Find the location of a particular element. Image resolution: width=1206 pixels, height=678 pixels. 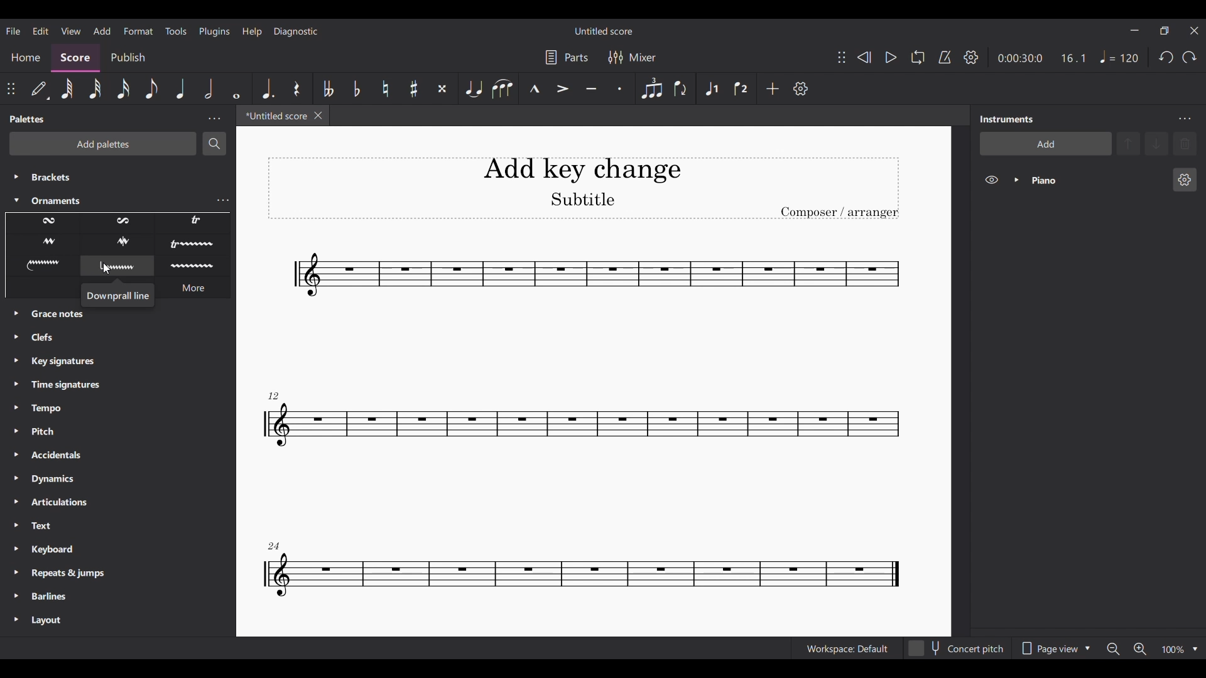

Add menu is located at coordinates (102, 30).